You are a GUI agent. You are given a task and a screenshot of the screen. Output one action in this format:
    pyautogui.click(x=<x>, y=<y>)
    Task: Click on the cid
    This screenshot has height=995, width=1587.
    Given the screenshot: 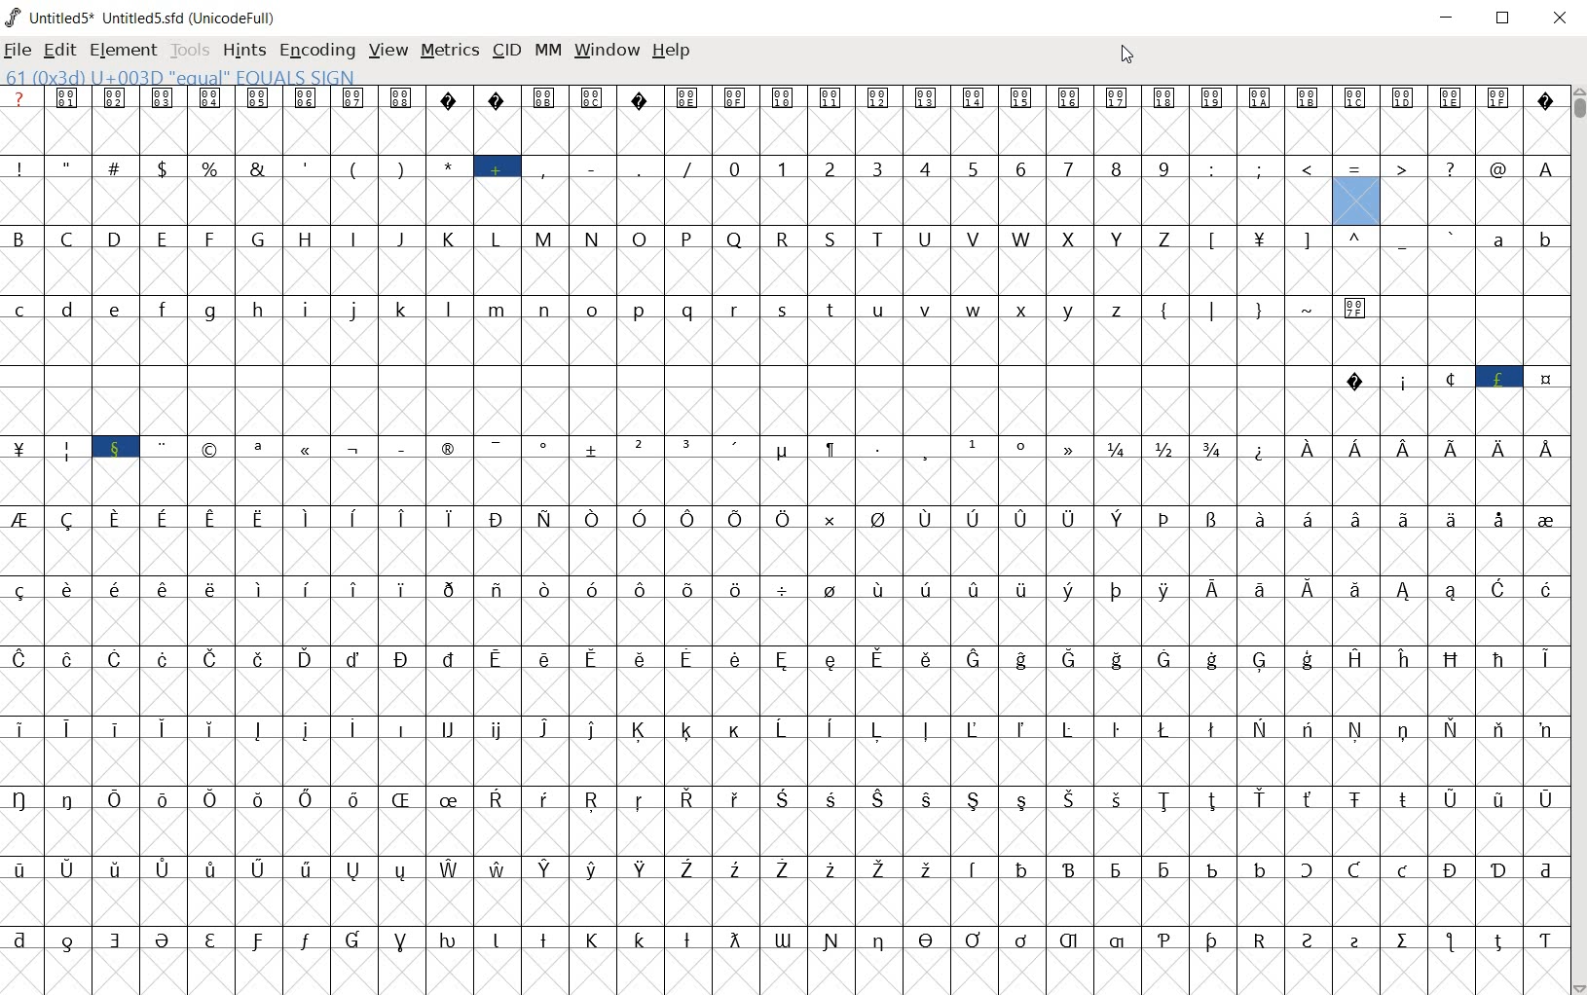 What is the action you would take?
    pyautogui.click(x=505, y=49)
    